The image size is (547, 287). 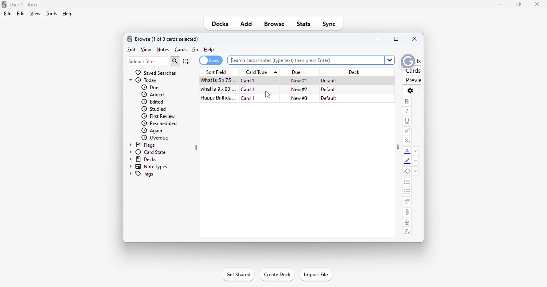 I want to click on browse (1 of 3 cards selected), so click(x=167, y=39).